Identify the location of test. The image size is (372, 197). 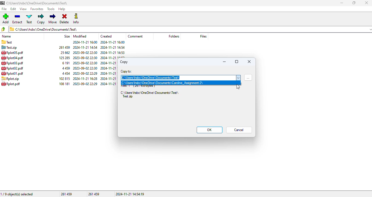
(29, 19).